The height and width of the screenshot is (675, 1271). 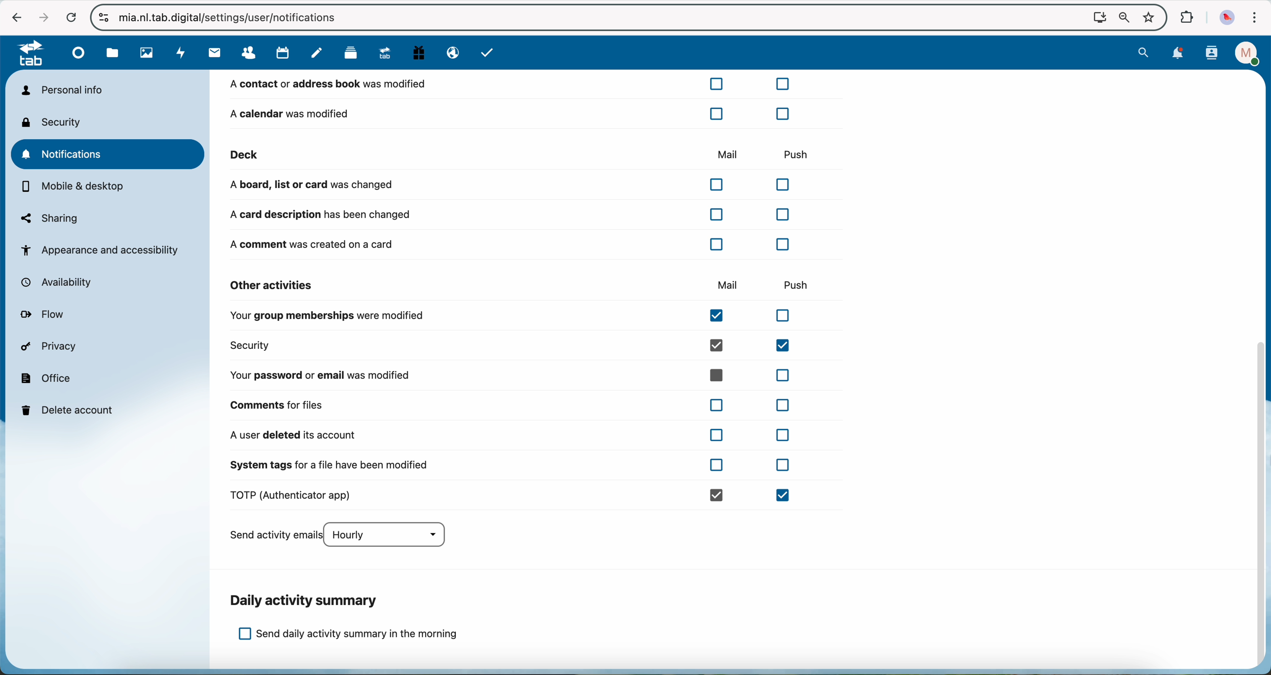 I want to click on photos, so click(x=145, y=53).